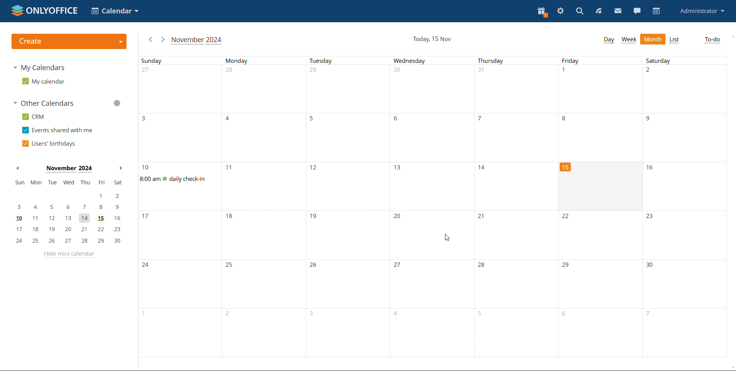 Image resolution: width=736 pixels, height=371 pixels. I want to click on Number, so click(649, 265).